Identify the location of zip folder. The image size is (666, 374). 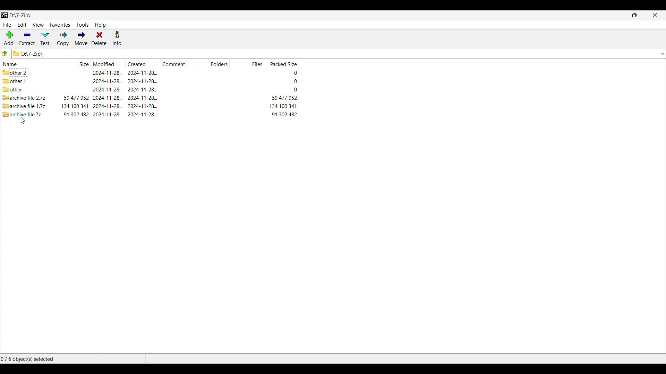
(24, 114).